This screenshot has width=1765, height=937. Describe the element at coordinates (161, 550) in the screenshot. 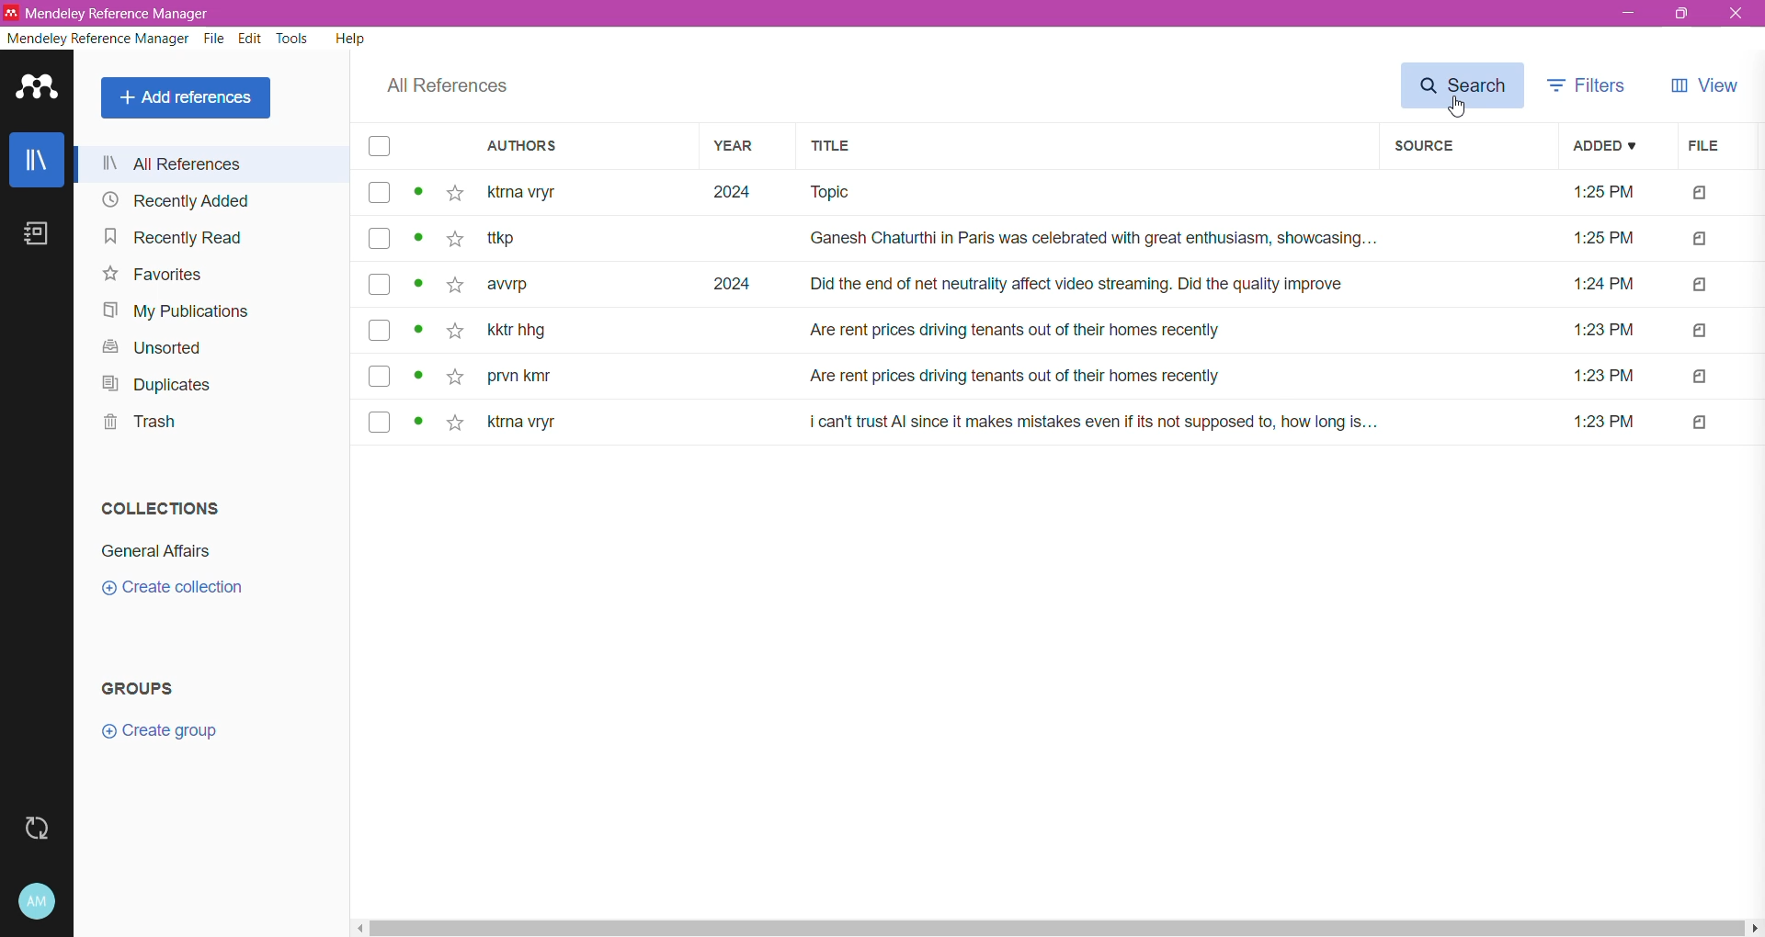

I see `Collection Name` at that location.